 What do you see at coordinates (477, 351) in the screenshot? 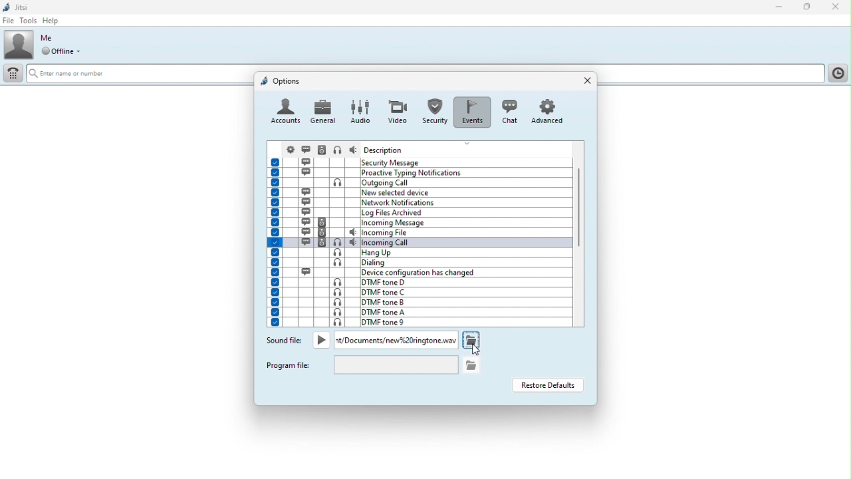
I see `cursor` at bounding box center [477, 351].